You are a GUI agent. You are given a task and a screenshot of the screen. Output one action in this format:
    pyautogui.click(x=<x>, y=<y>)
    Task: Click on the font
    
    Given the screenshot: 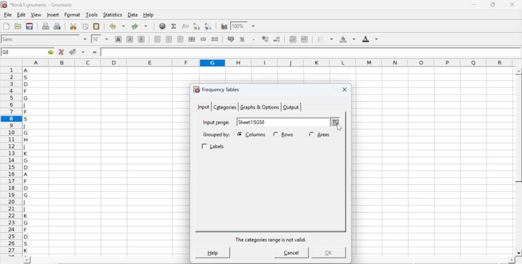 What is the action you would take?
    pyautogui.click(x=9, y=39)
    